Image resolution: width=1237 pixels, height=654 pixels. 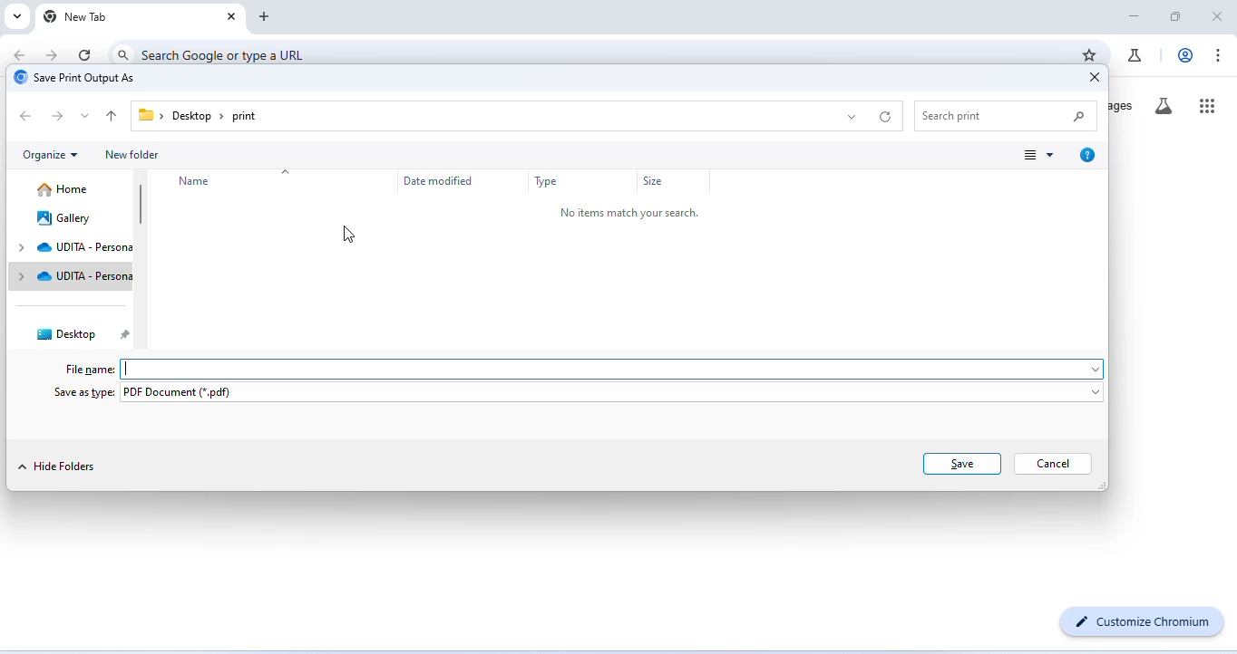 I want to click on new folder, so click(x=134, y=155).